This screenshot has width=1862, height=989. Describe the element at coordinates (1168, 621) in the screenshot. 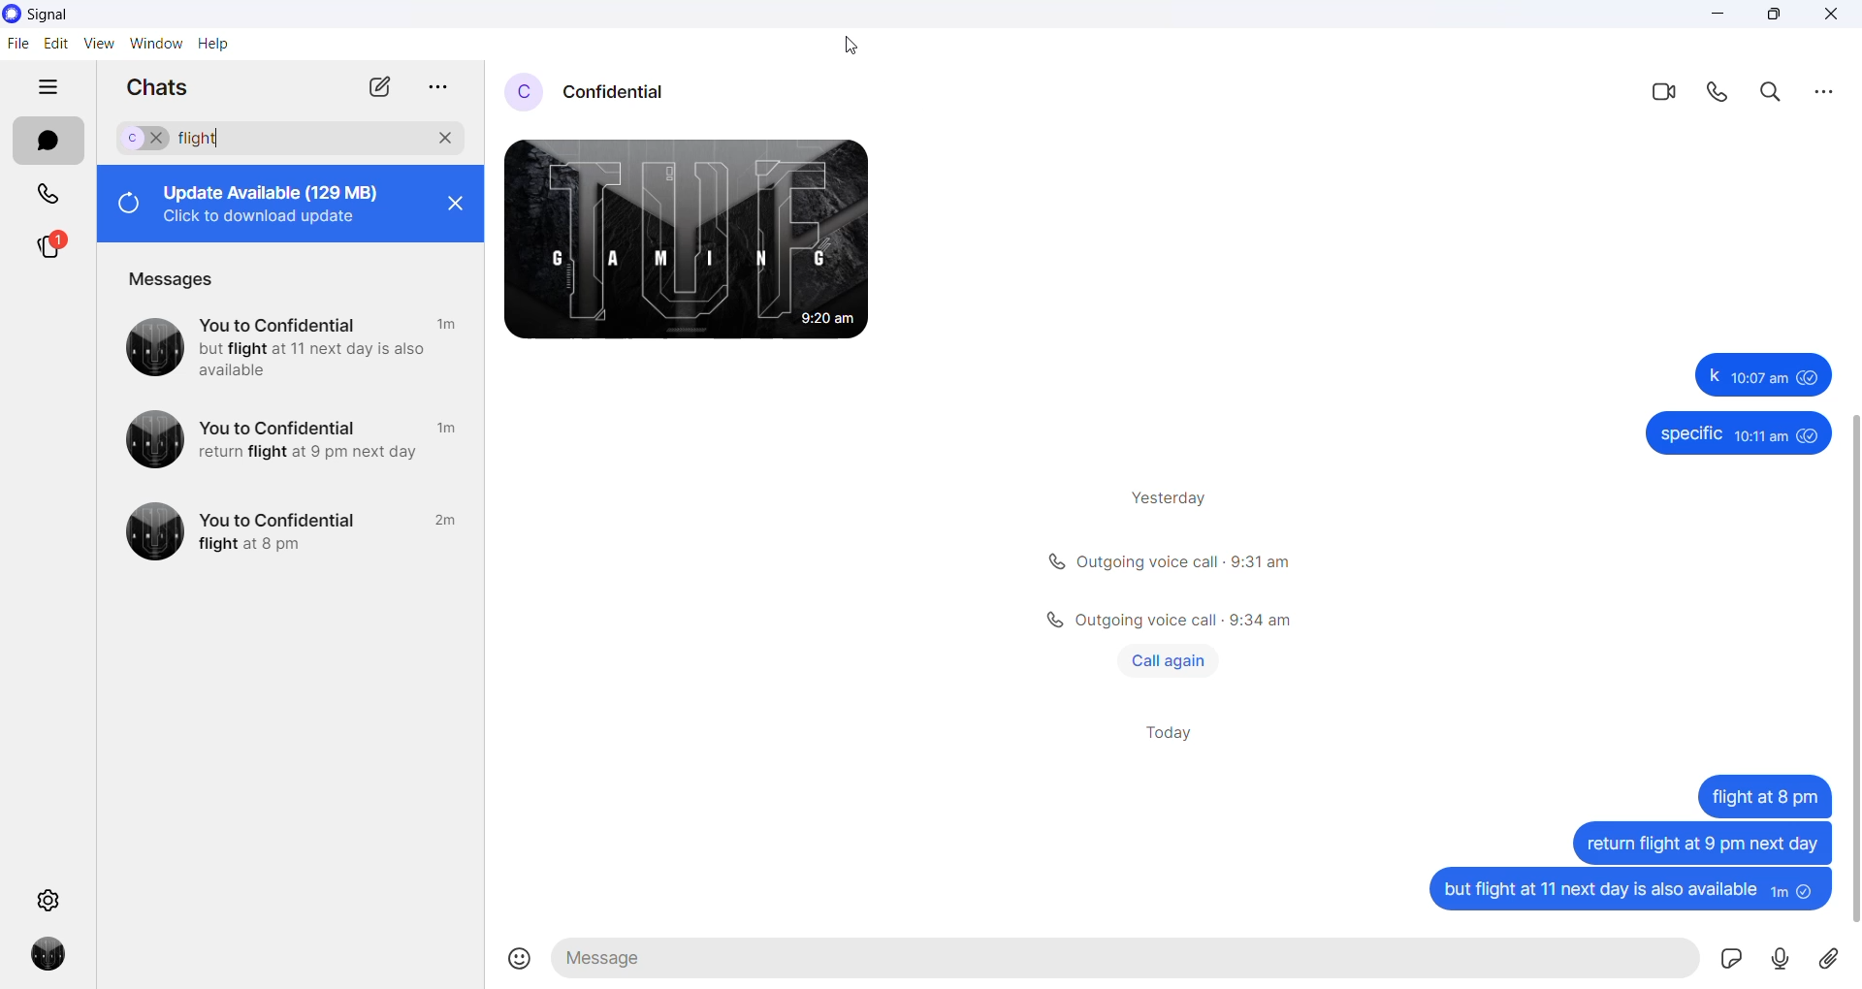

I see `` at that location.